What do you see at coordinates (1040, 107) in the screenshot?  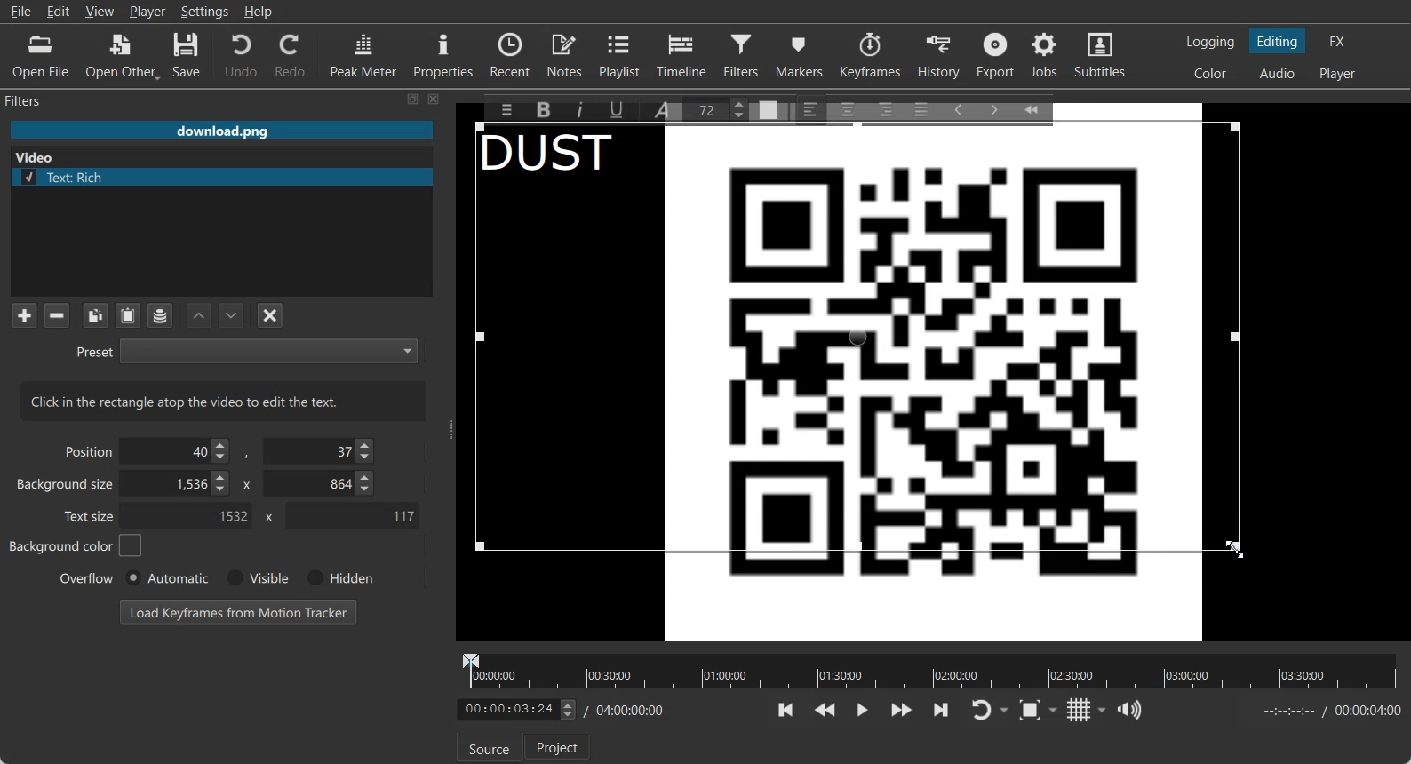 I see `Collapse Toolbar` at bounding box center [1040, 107].